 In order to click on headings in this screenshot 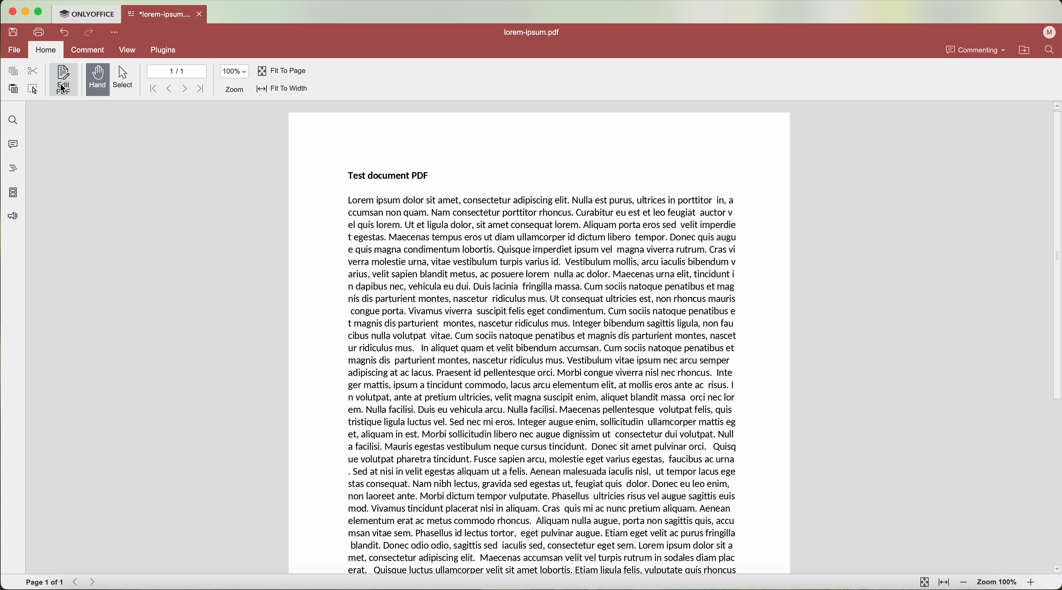, I will do `click(12, 169)`.